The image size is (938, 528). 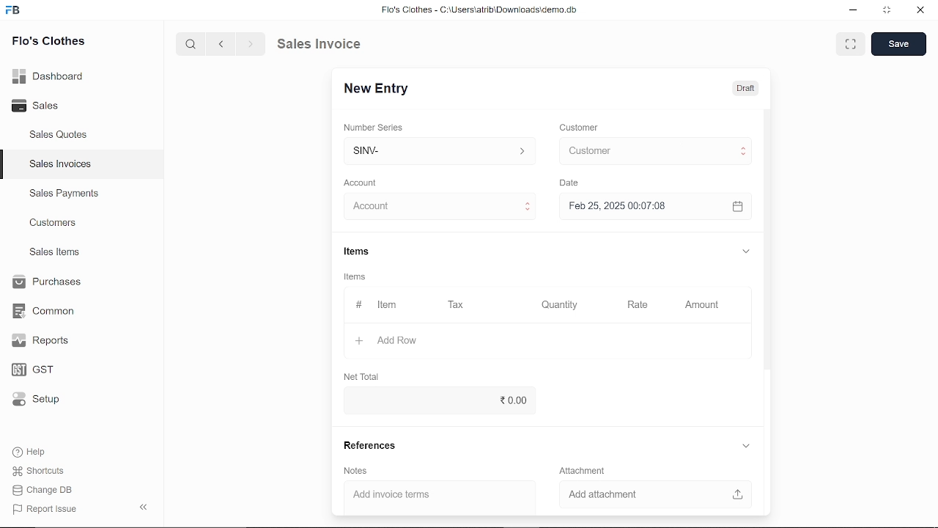 What do you see at coordinates (15, 12) in the screenshot?
I see `frappe books logo` at bounding box center [15, 12].